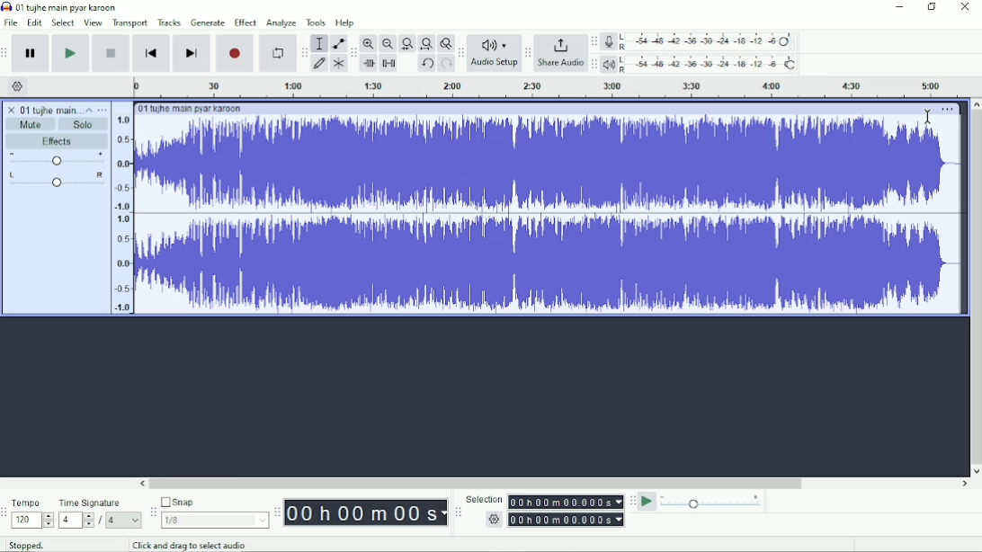 This screenshot has height=552, width=982. Describe the element at coordinates (18, 85) in the screenshot. I see `Timeline options` at that location.